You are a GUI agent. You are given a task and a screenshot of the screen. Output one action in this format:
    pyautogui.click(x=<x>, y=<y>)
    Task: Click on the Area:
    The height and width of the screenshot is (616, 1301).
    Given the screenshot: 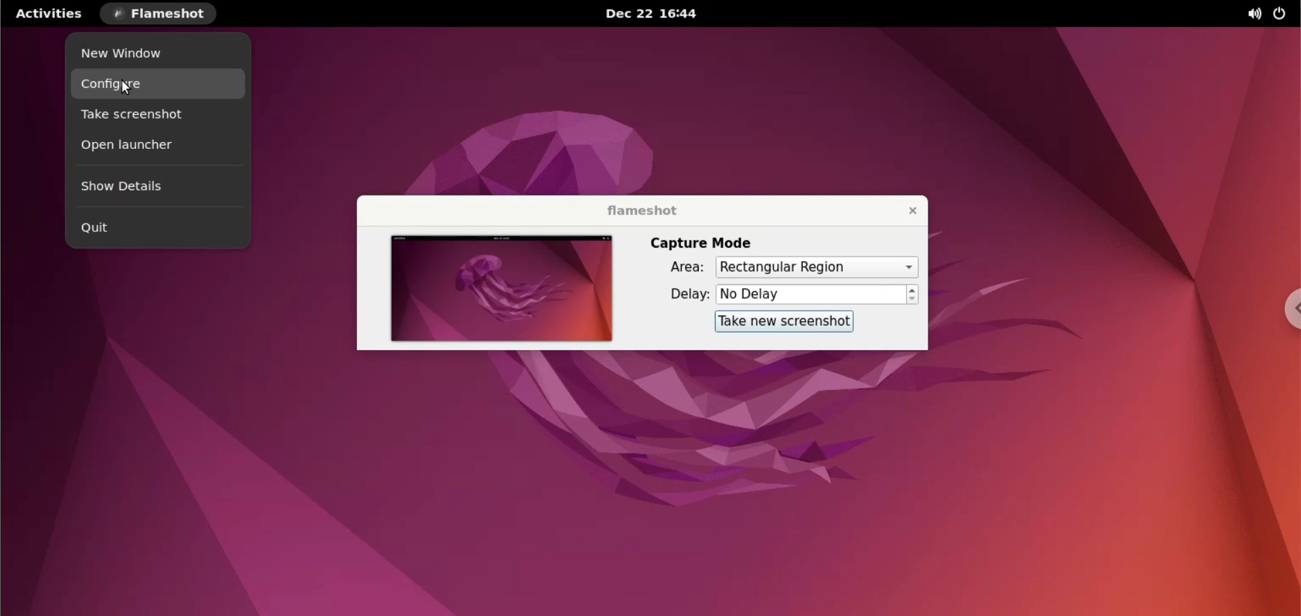 What is the action you would take?
    pyautogui.click(x=678, y=268)
    